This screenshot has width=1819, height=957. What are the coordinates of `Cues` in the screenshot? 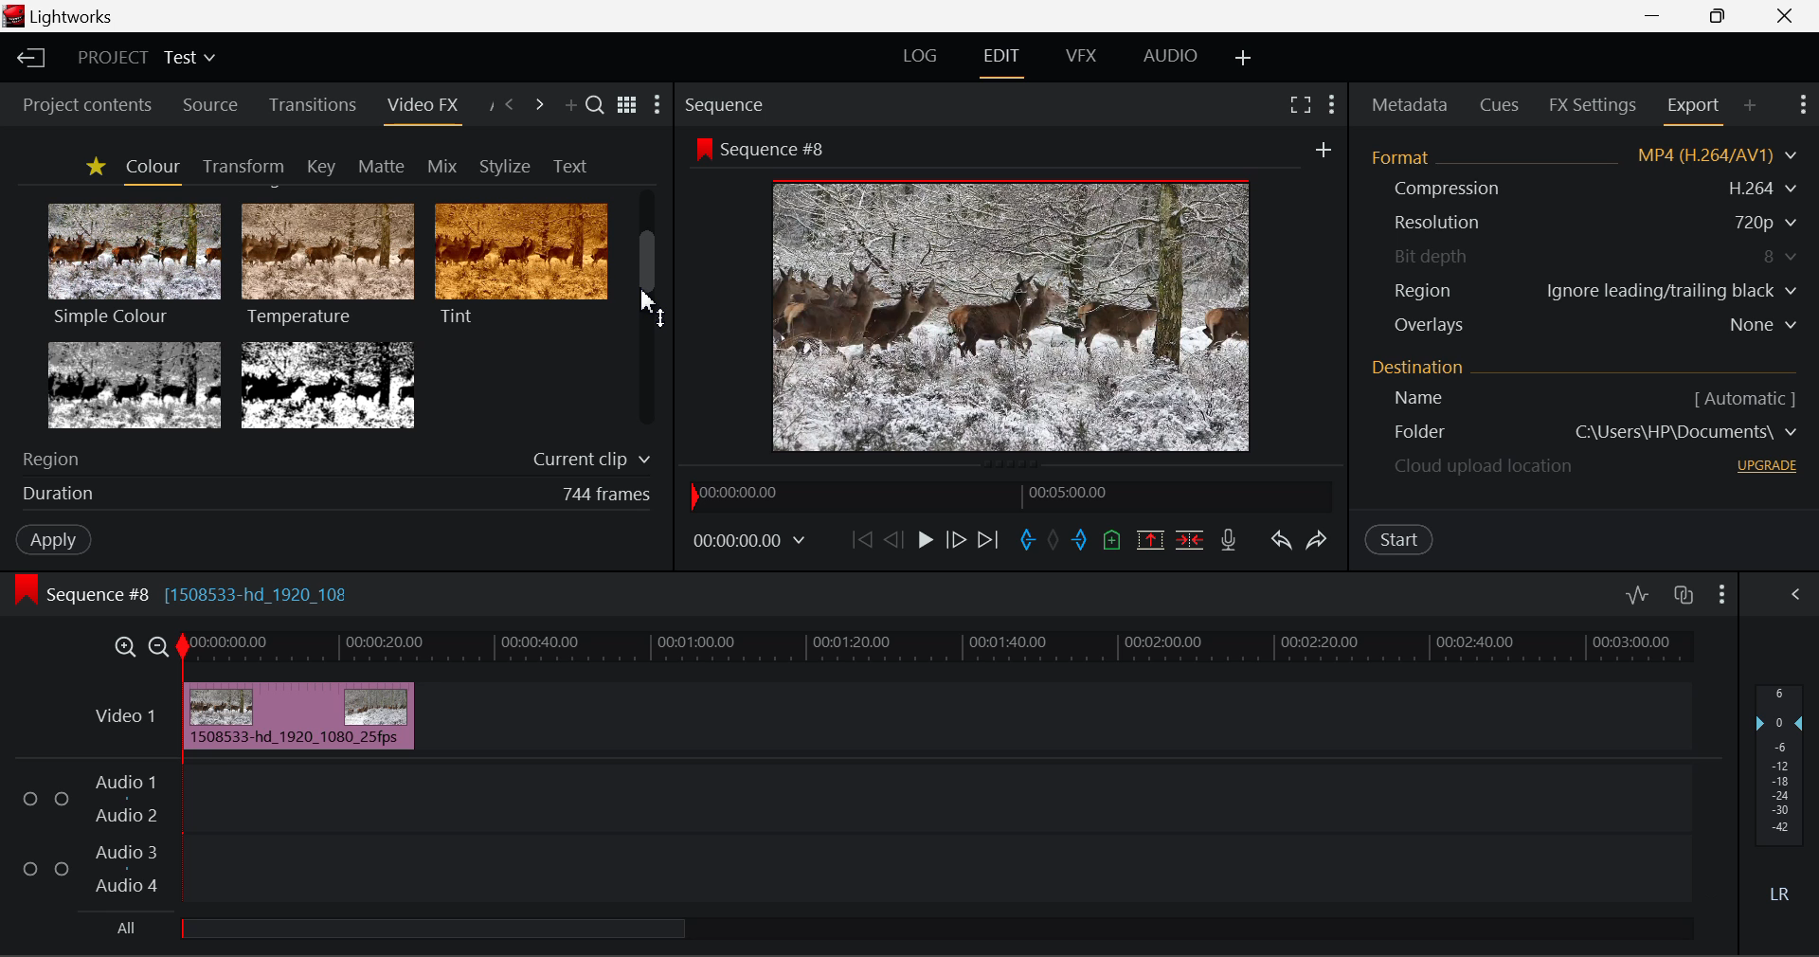 It's located at (1501, 103).